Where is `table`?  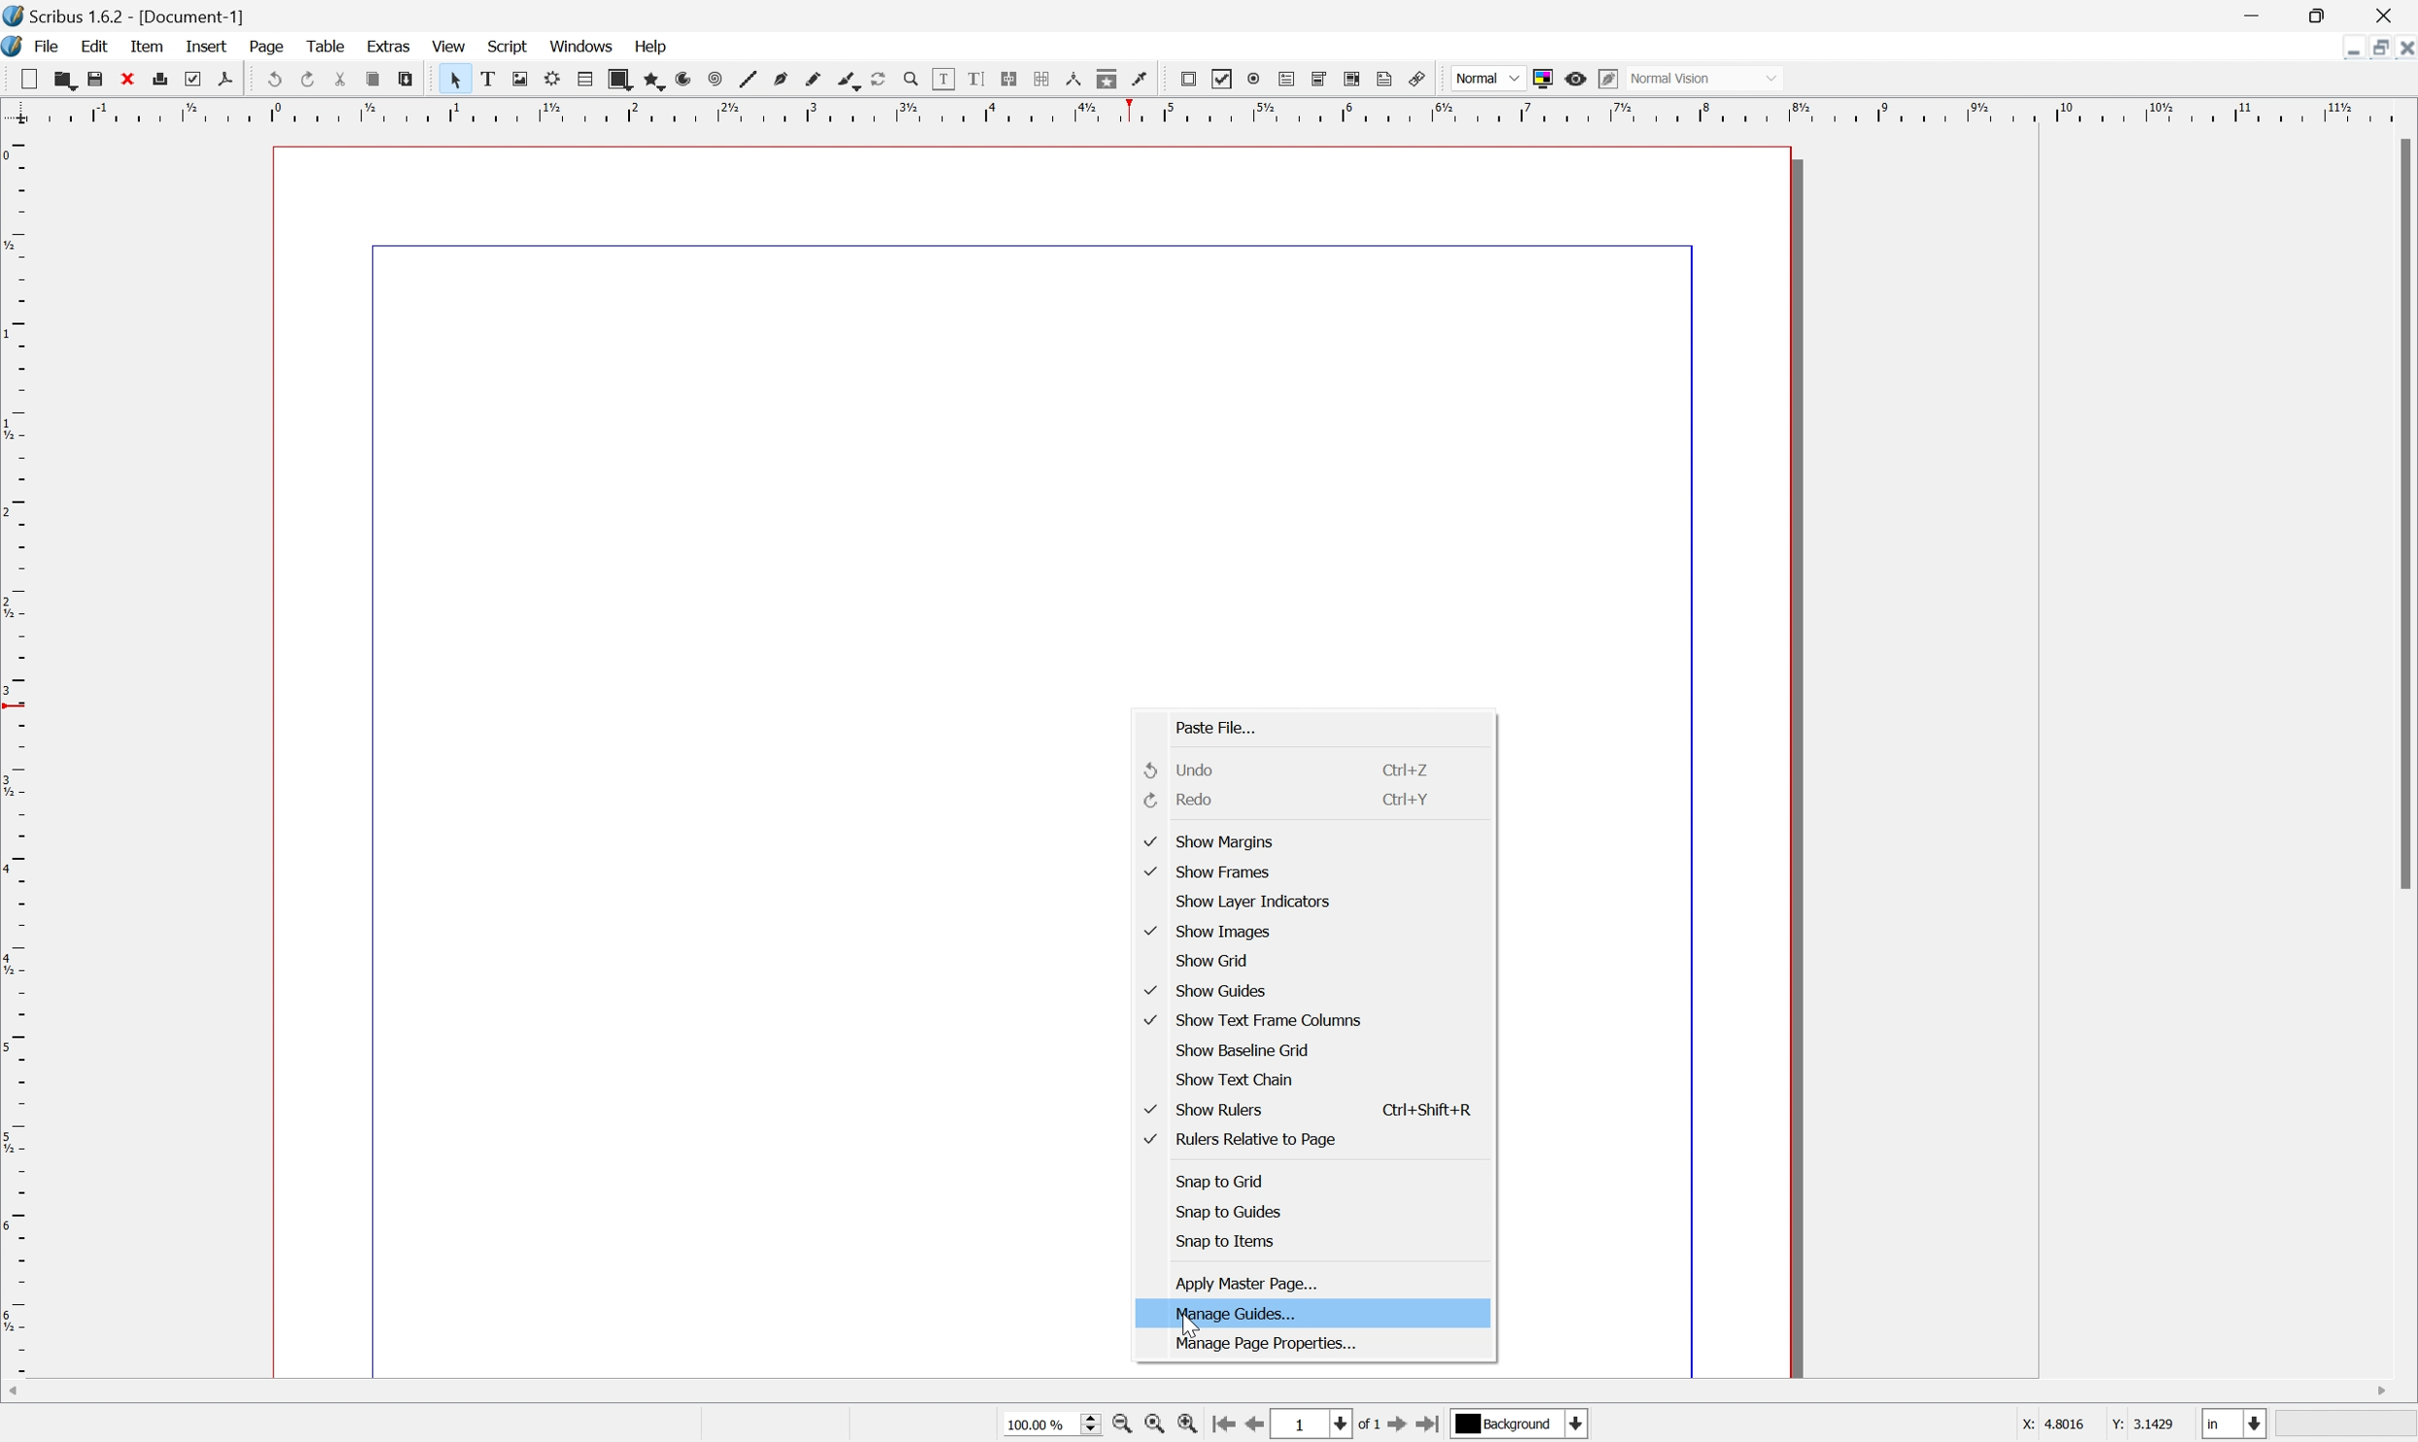 table is located at coordinates (321, 45).